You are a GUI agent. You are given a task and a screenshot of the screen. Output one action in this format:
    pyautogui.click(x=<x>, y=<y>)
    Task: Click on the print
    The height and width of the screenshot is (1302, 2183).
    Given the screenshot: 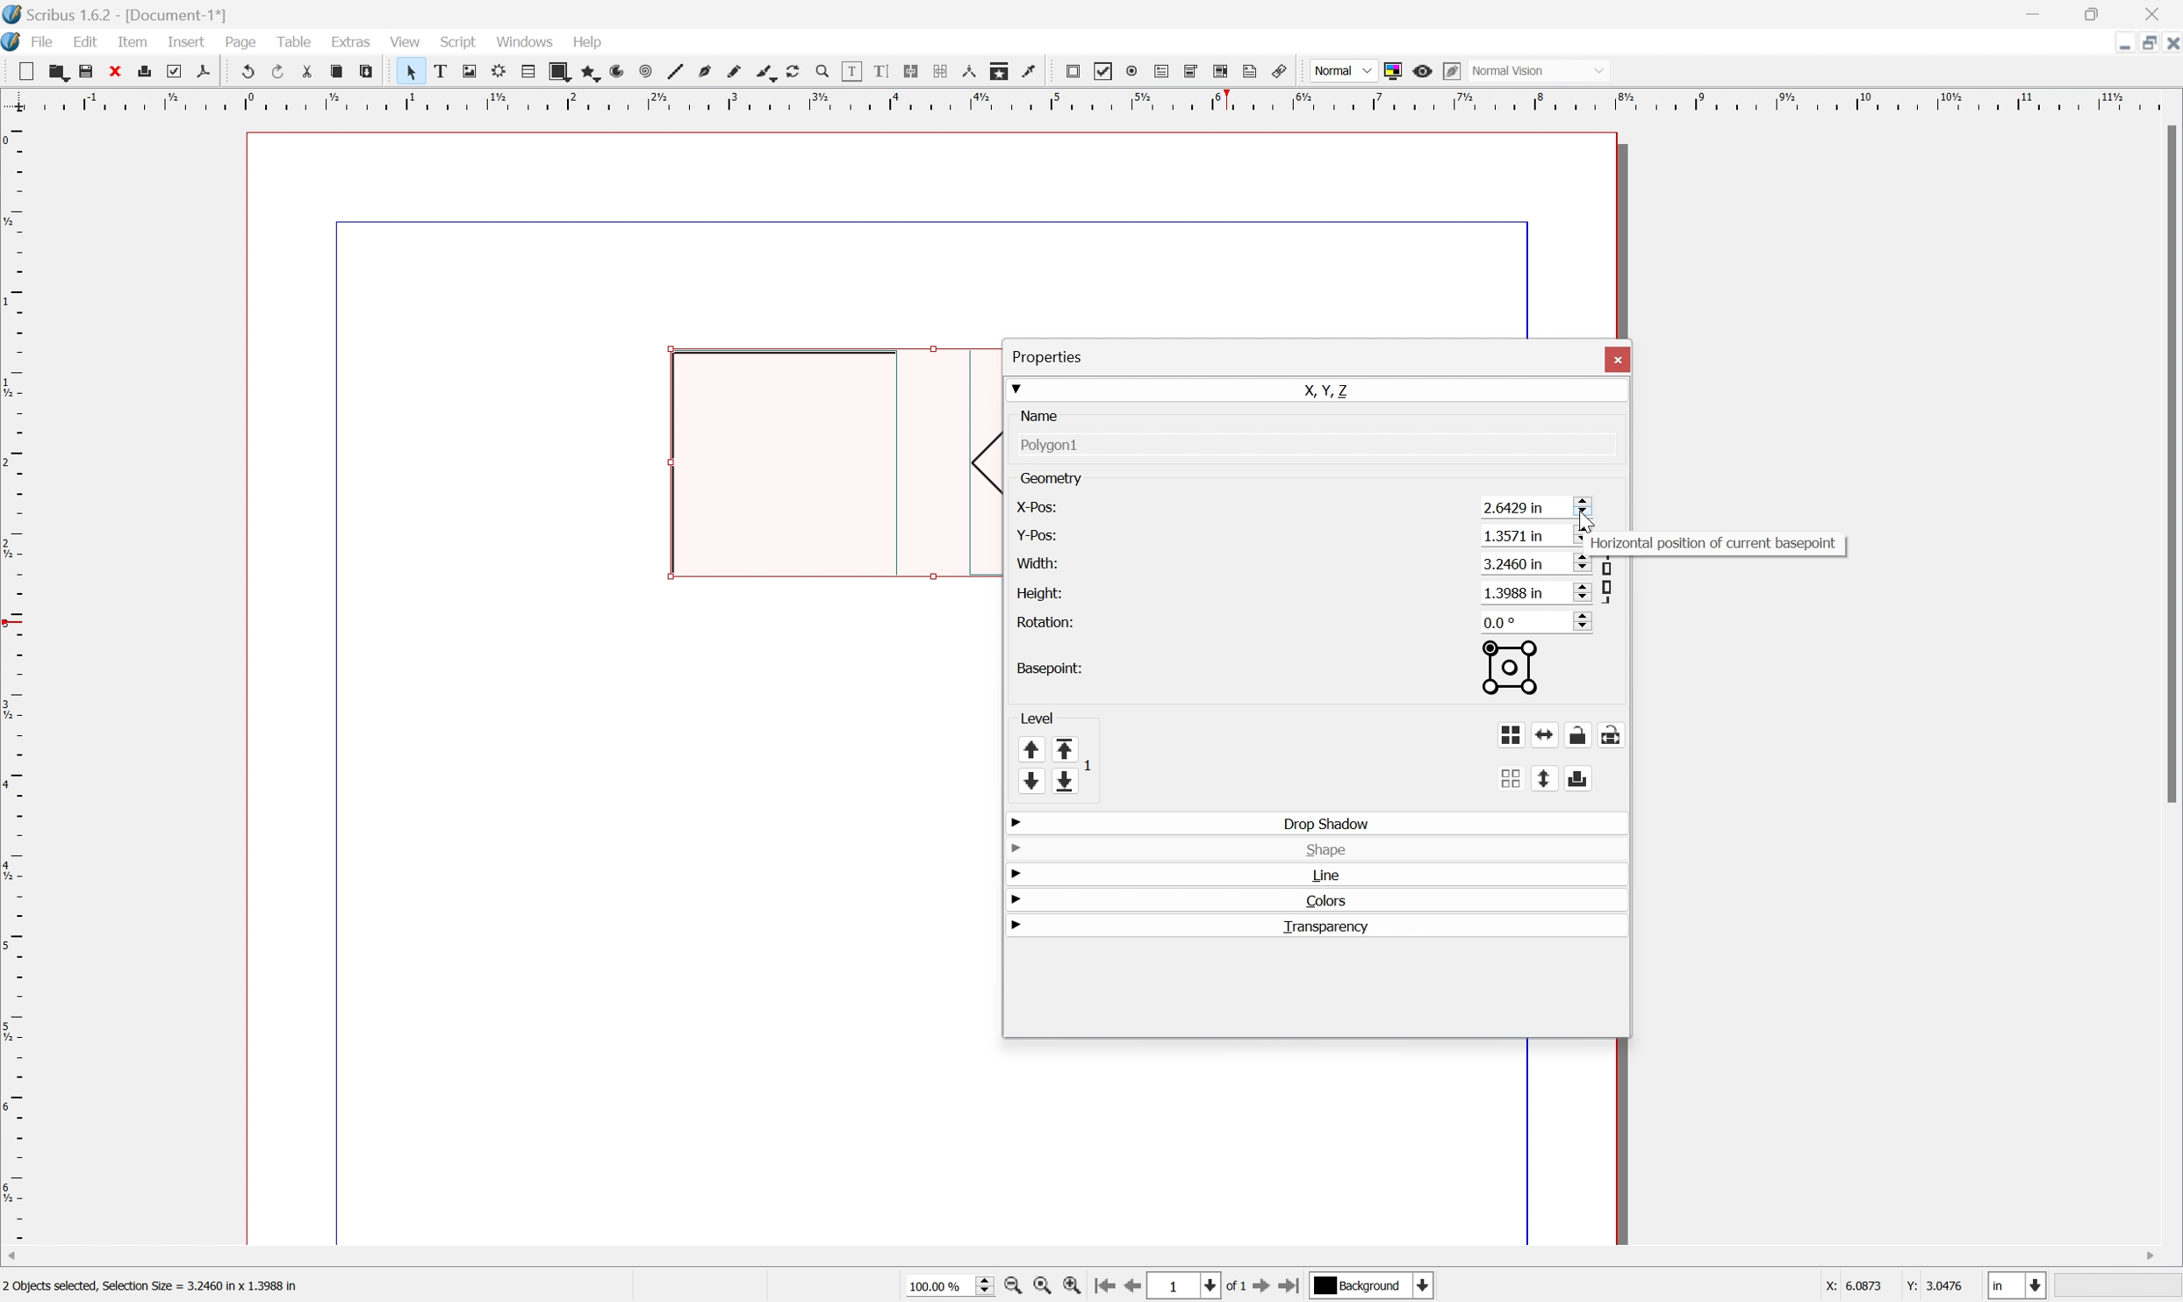 What is the action you would take?
    pyautogui.click(x=143, y=71)
    